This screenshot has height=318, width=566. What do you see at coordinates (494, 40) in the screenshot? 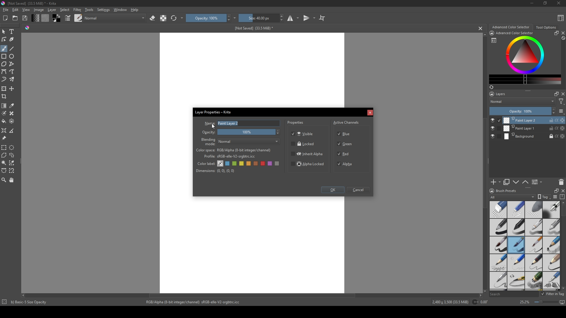
I see `list` at bounding box center [494, 40].